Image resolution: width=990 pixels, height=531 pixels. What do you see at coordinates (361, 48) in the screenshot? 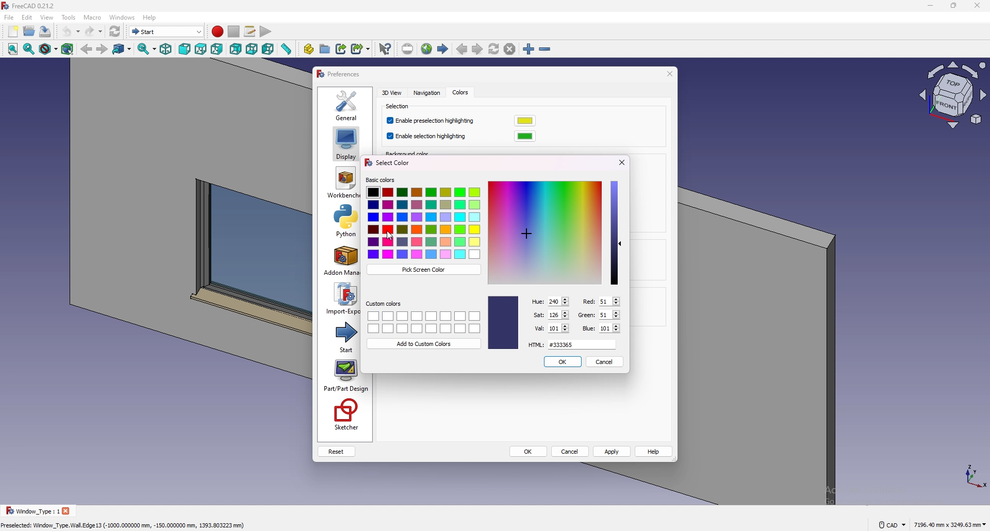
I see `make sub link` at bounding box center [361, 48].